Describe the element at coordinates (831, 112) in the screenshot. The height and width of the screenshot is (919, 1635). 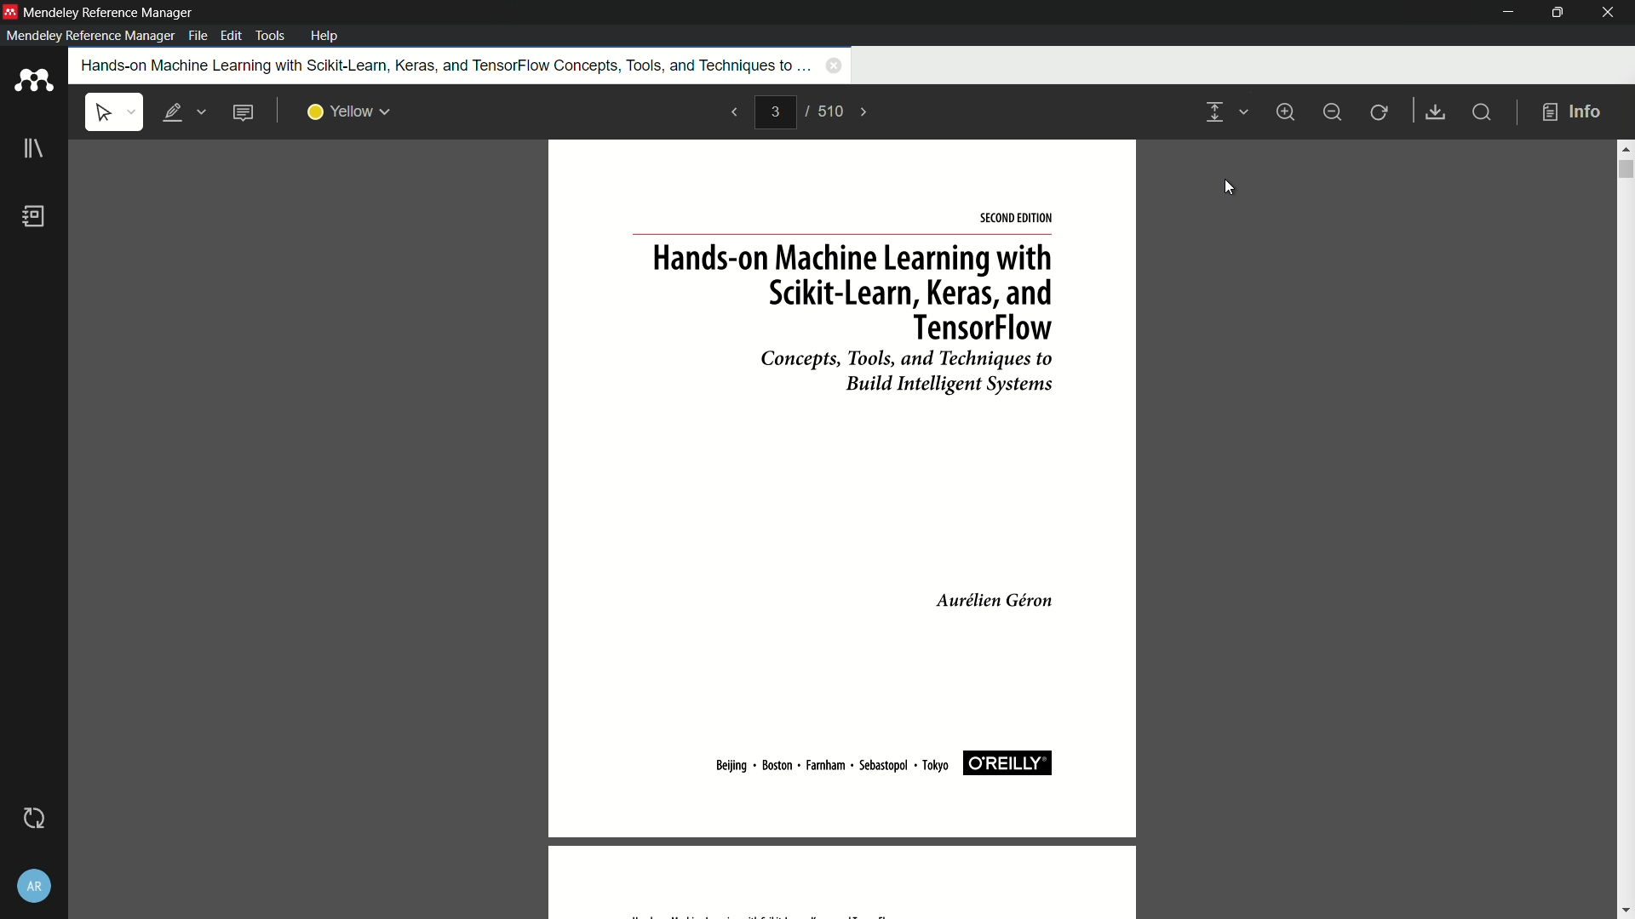
I see `total pages` at that location.